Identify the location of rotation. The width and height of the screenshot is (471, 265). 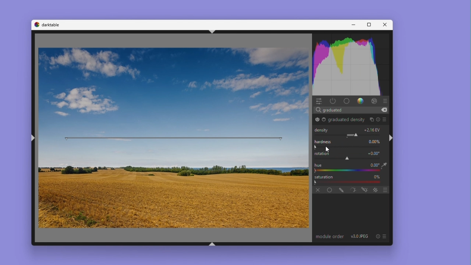
(323, 153).